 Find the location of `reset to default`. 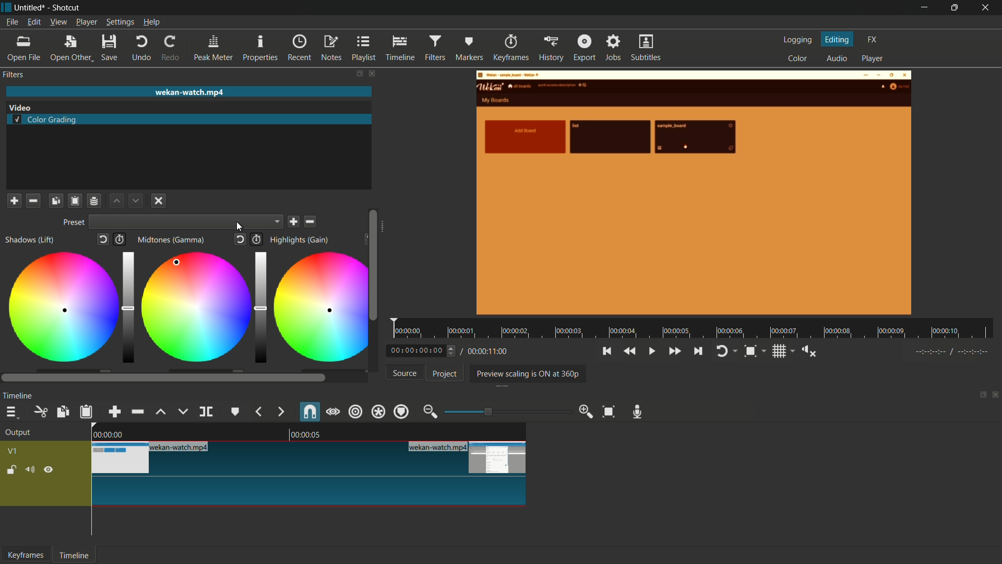

reset to default is located at coordinates (102, 239).